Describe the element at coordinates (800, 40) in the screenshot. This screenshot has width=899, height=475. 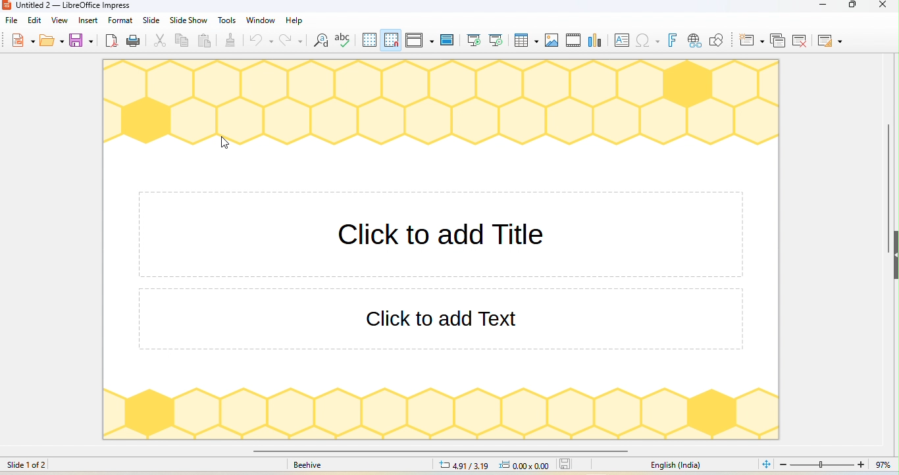
I see `delete slide` at that location.